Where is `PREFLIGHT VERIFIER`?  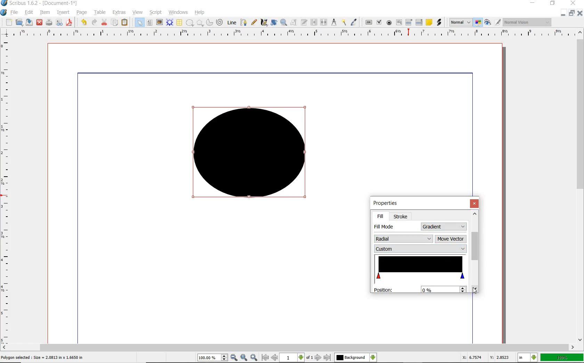
PREFLIGHT VERIFIER is located at coordinates (59, 22).